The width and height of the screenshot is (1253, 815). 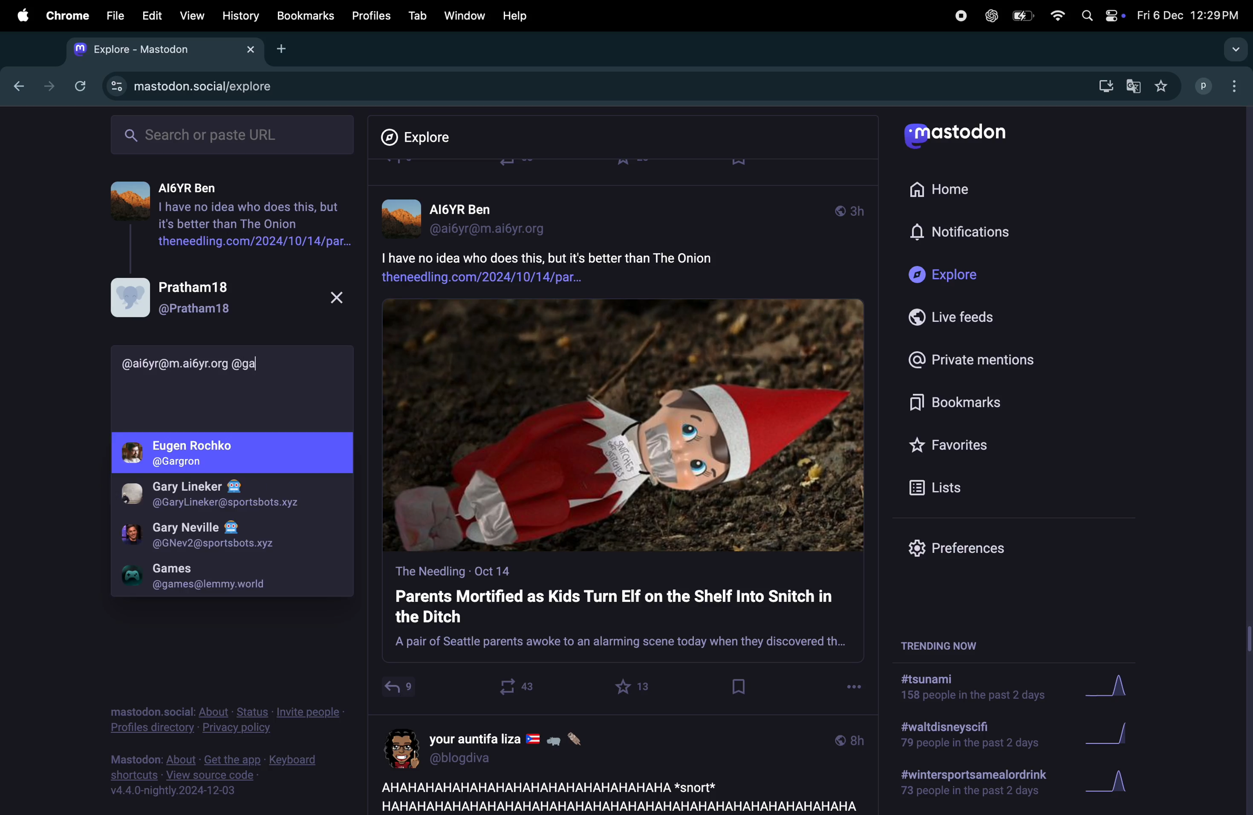 What do you see at coordinates (615, 795) in the screenshot?
I see `post` at bounding box center [615, 795].